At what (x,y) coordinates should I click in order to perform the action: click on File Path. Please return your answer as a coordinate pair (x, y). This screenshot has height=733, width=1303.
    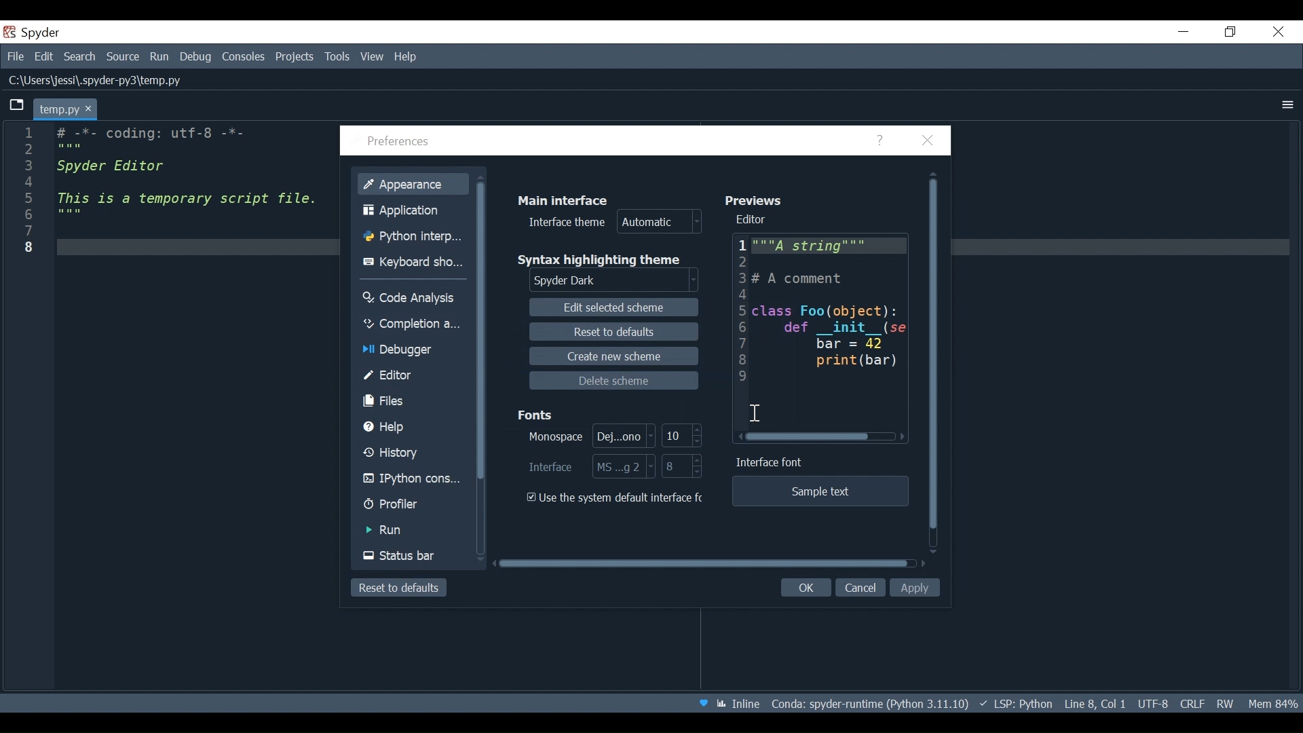
    Looking at the image, I should click on (97, 81).